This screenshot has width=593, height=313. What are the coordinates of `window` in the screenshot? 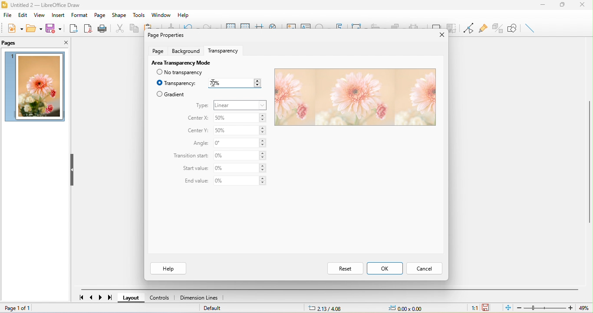 It's located at (162, 15).